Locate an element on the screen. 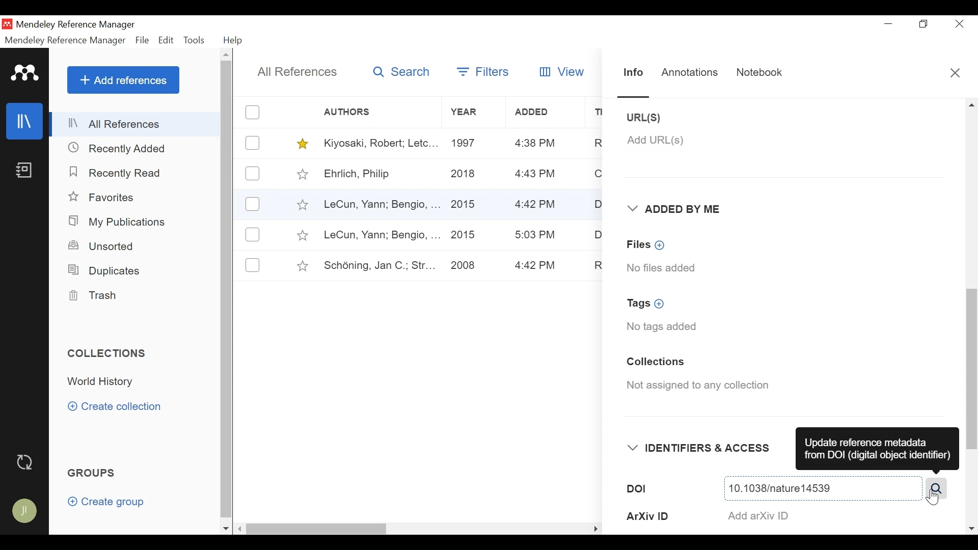 Image resolution: width=978 pixels, height=550 pixels. ArXiv ID is located at coordinates (787, 515).